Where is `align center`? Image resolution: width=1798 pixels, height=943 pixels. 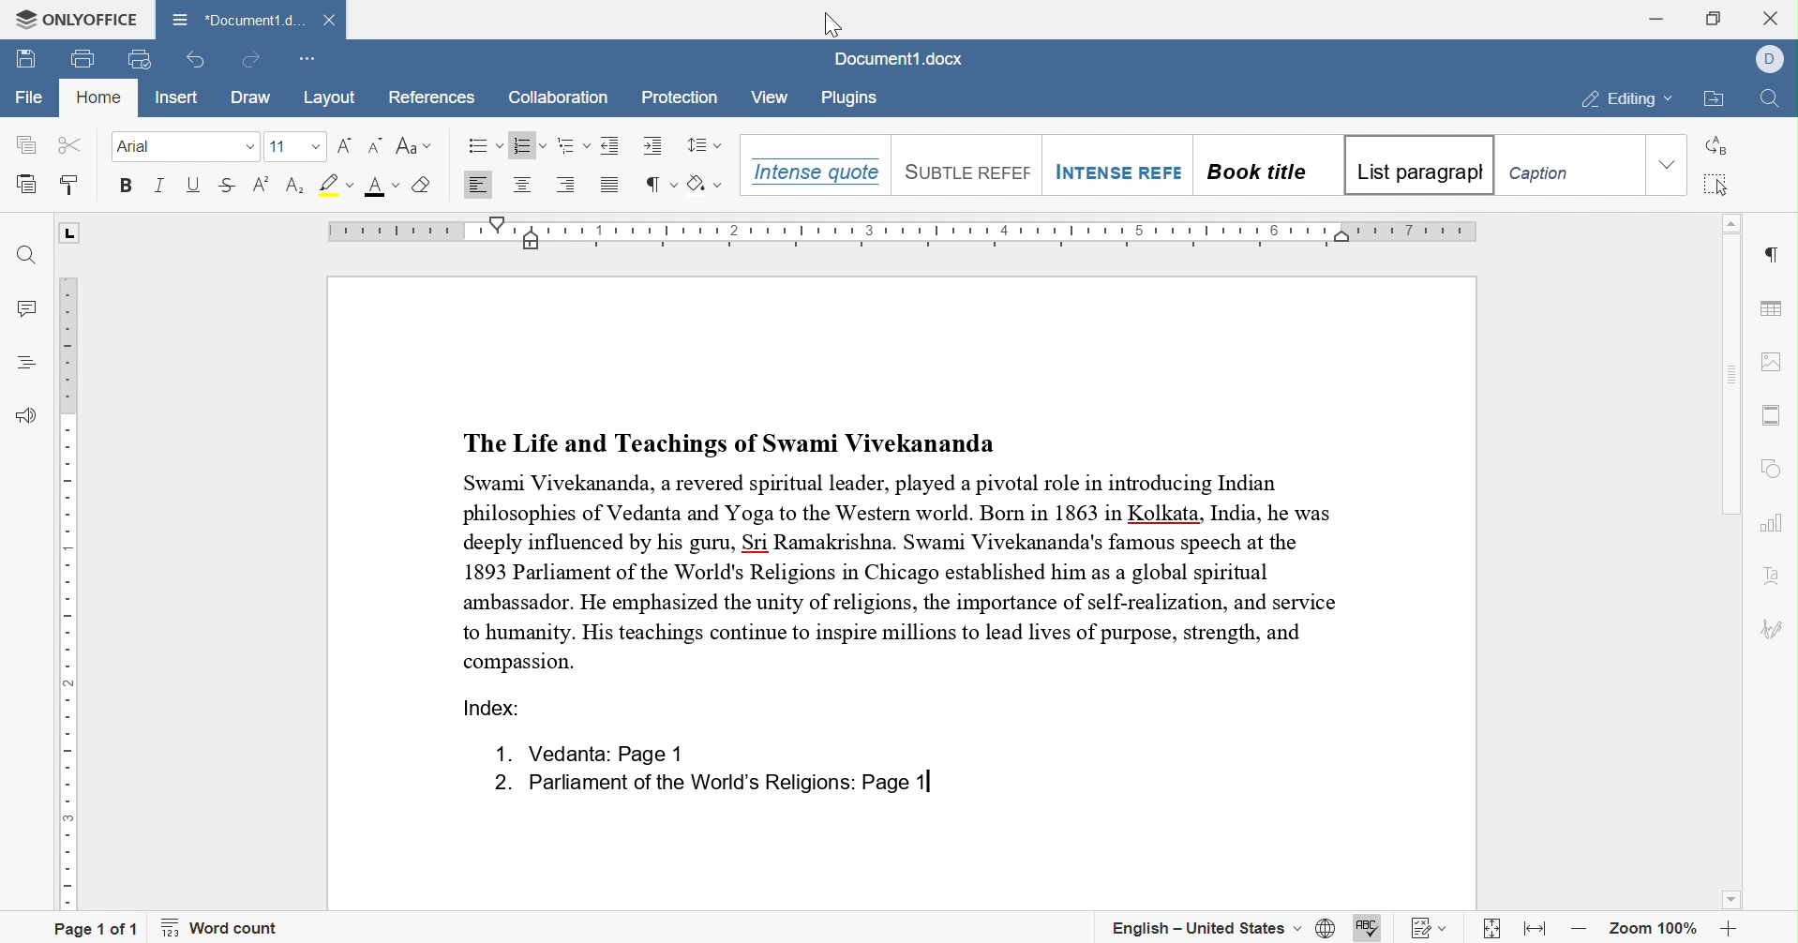
align center is located at coordinates (521, 183).